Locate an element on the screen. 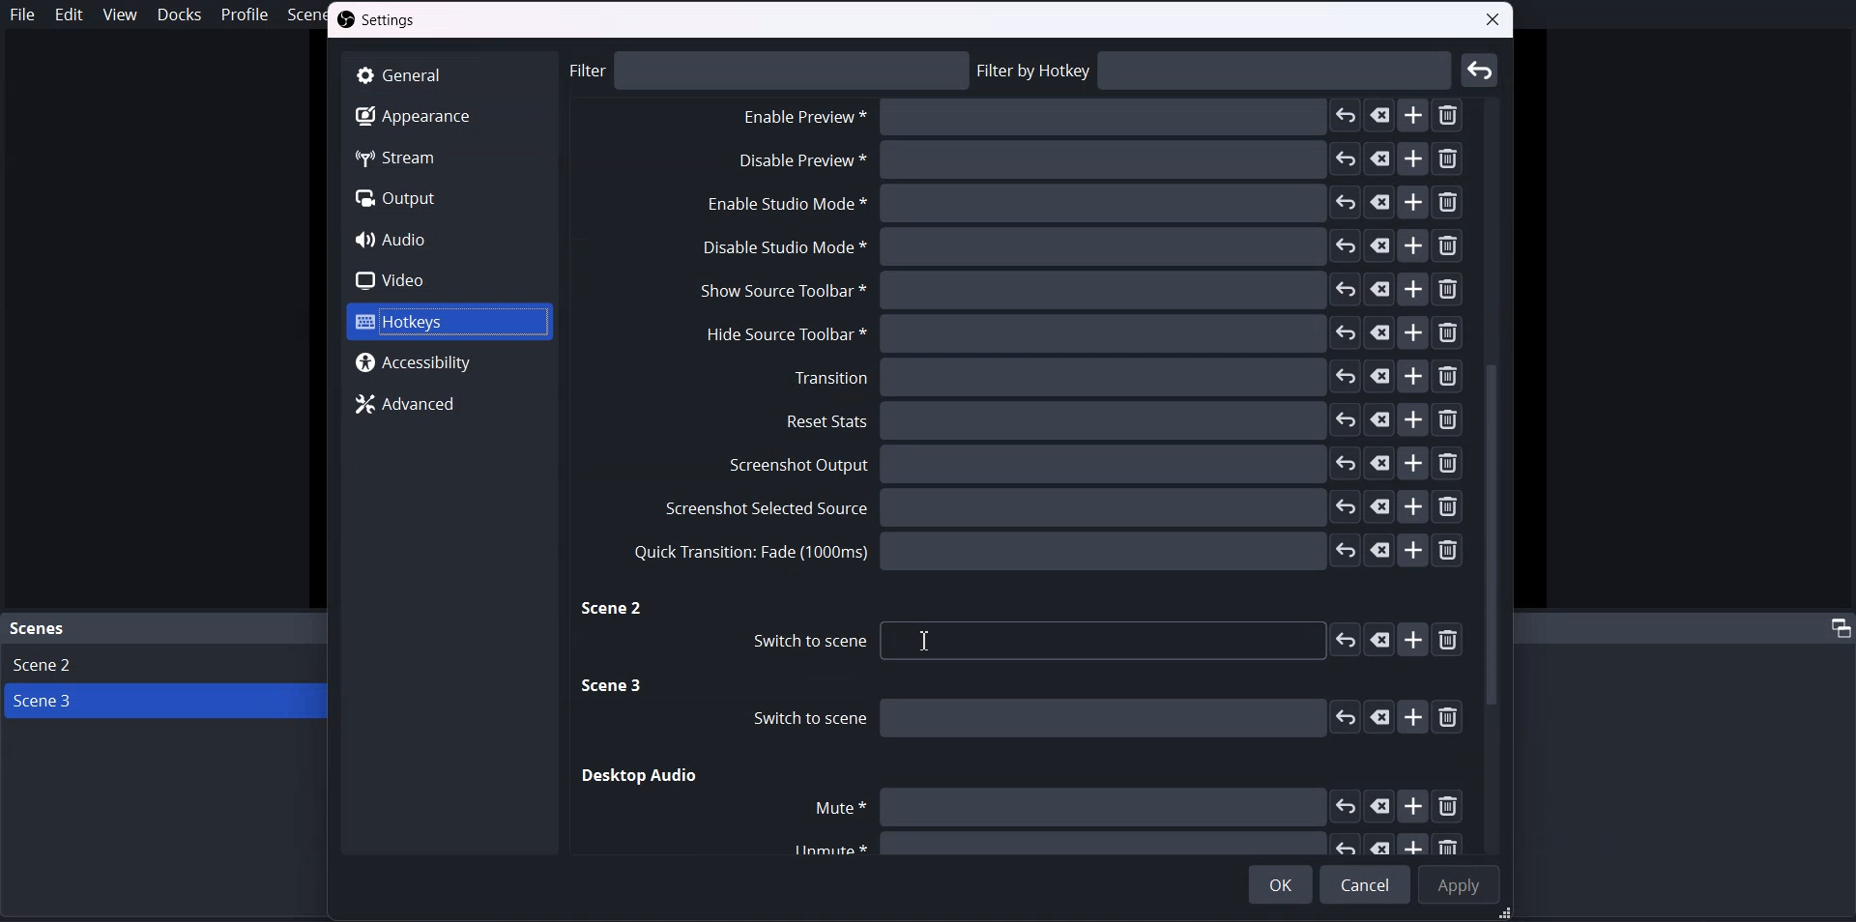 The image size is (1856, 922). OK is located at coordinates (1281, 884).